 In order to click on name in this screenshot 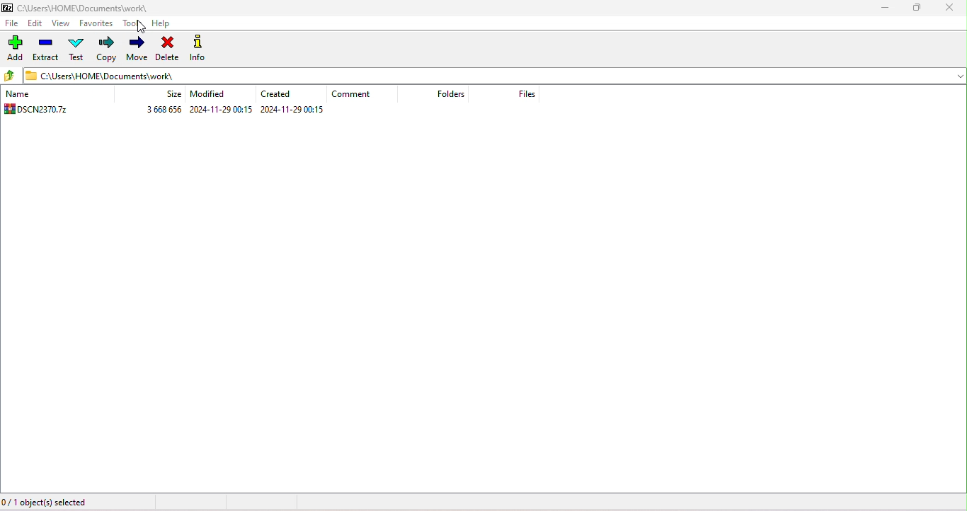, I will do `click(20, 94)`.